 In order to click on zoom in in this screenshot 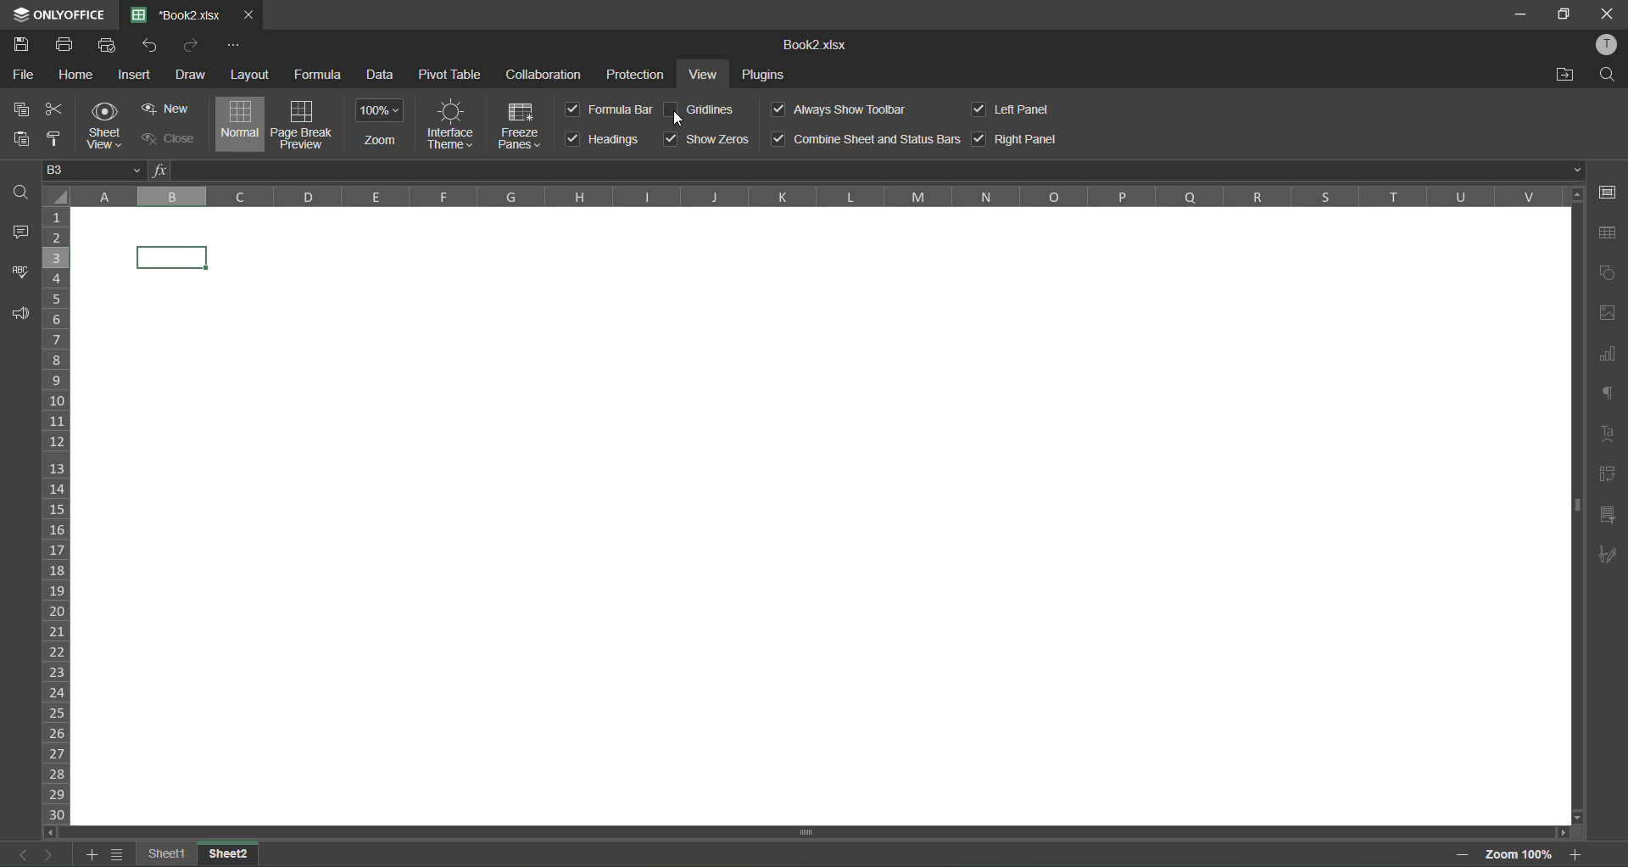, I will do `click(1578, 854)`.